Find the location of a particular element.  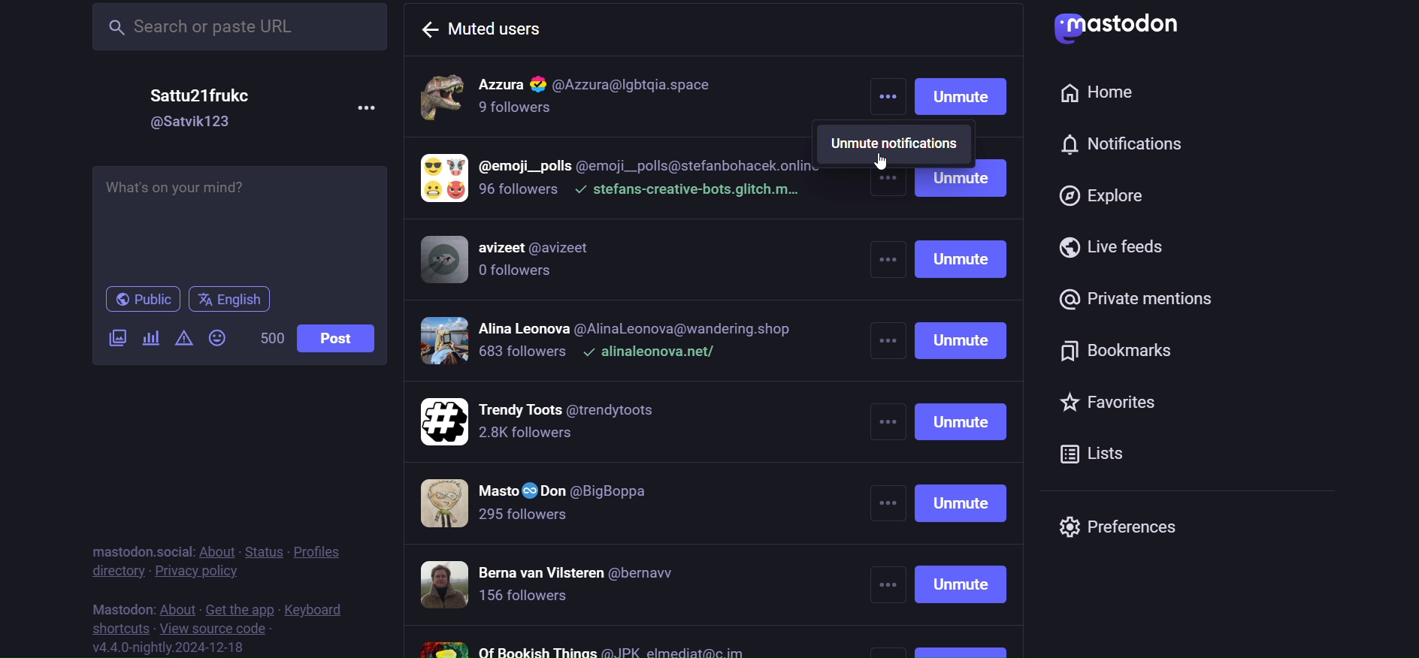

privacy policy is located at coordinates (196, 572).